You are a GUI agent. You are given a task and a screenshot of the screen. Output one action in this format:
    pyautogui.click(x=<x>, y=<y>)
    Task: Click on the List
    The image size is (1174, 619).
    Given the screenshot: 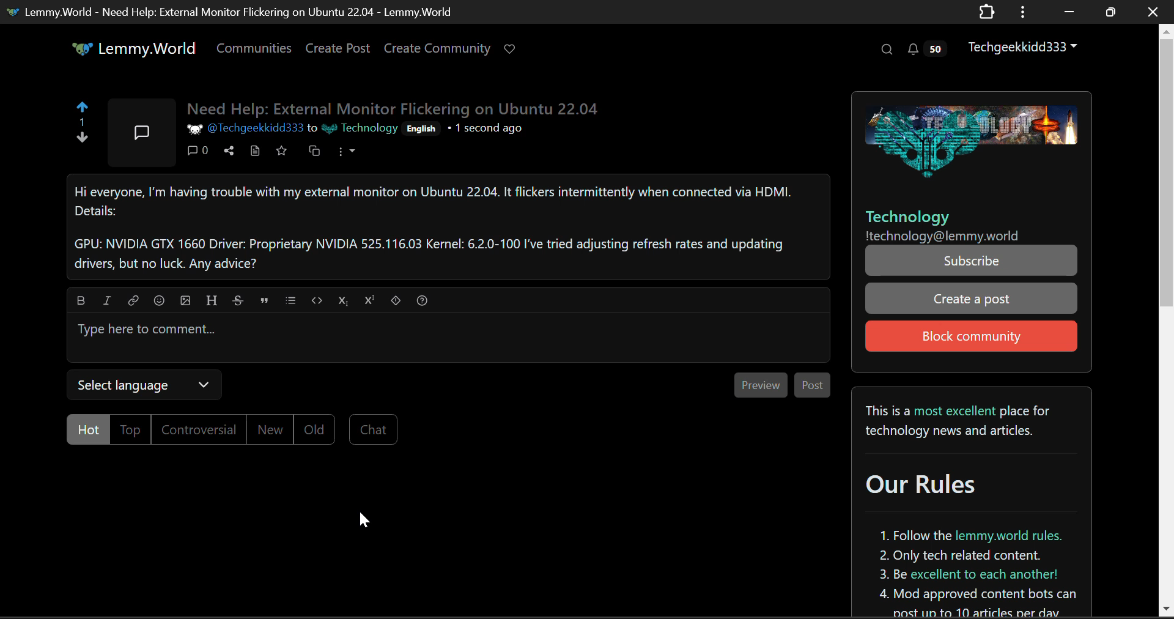 What is the action you would take?
    pyautogui.click(x=290, y=299)
    